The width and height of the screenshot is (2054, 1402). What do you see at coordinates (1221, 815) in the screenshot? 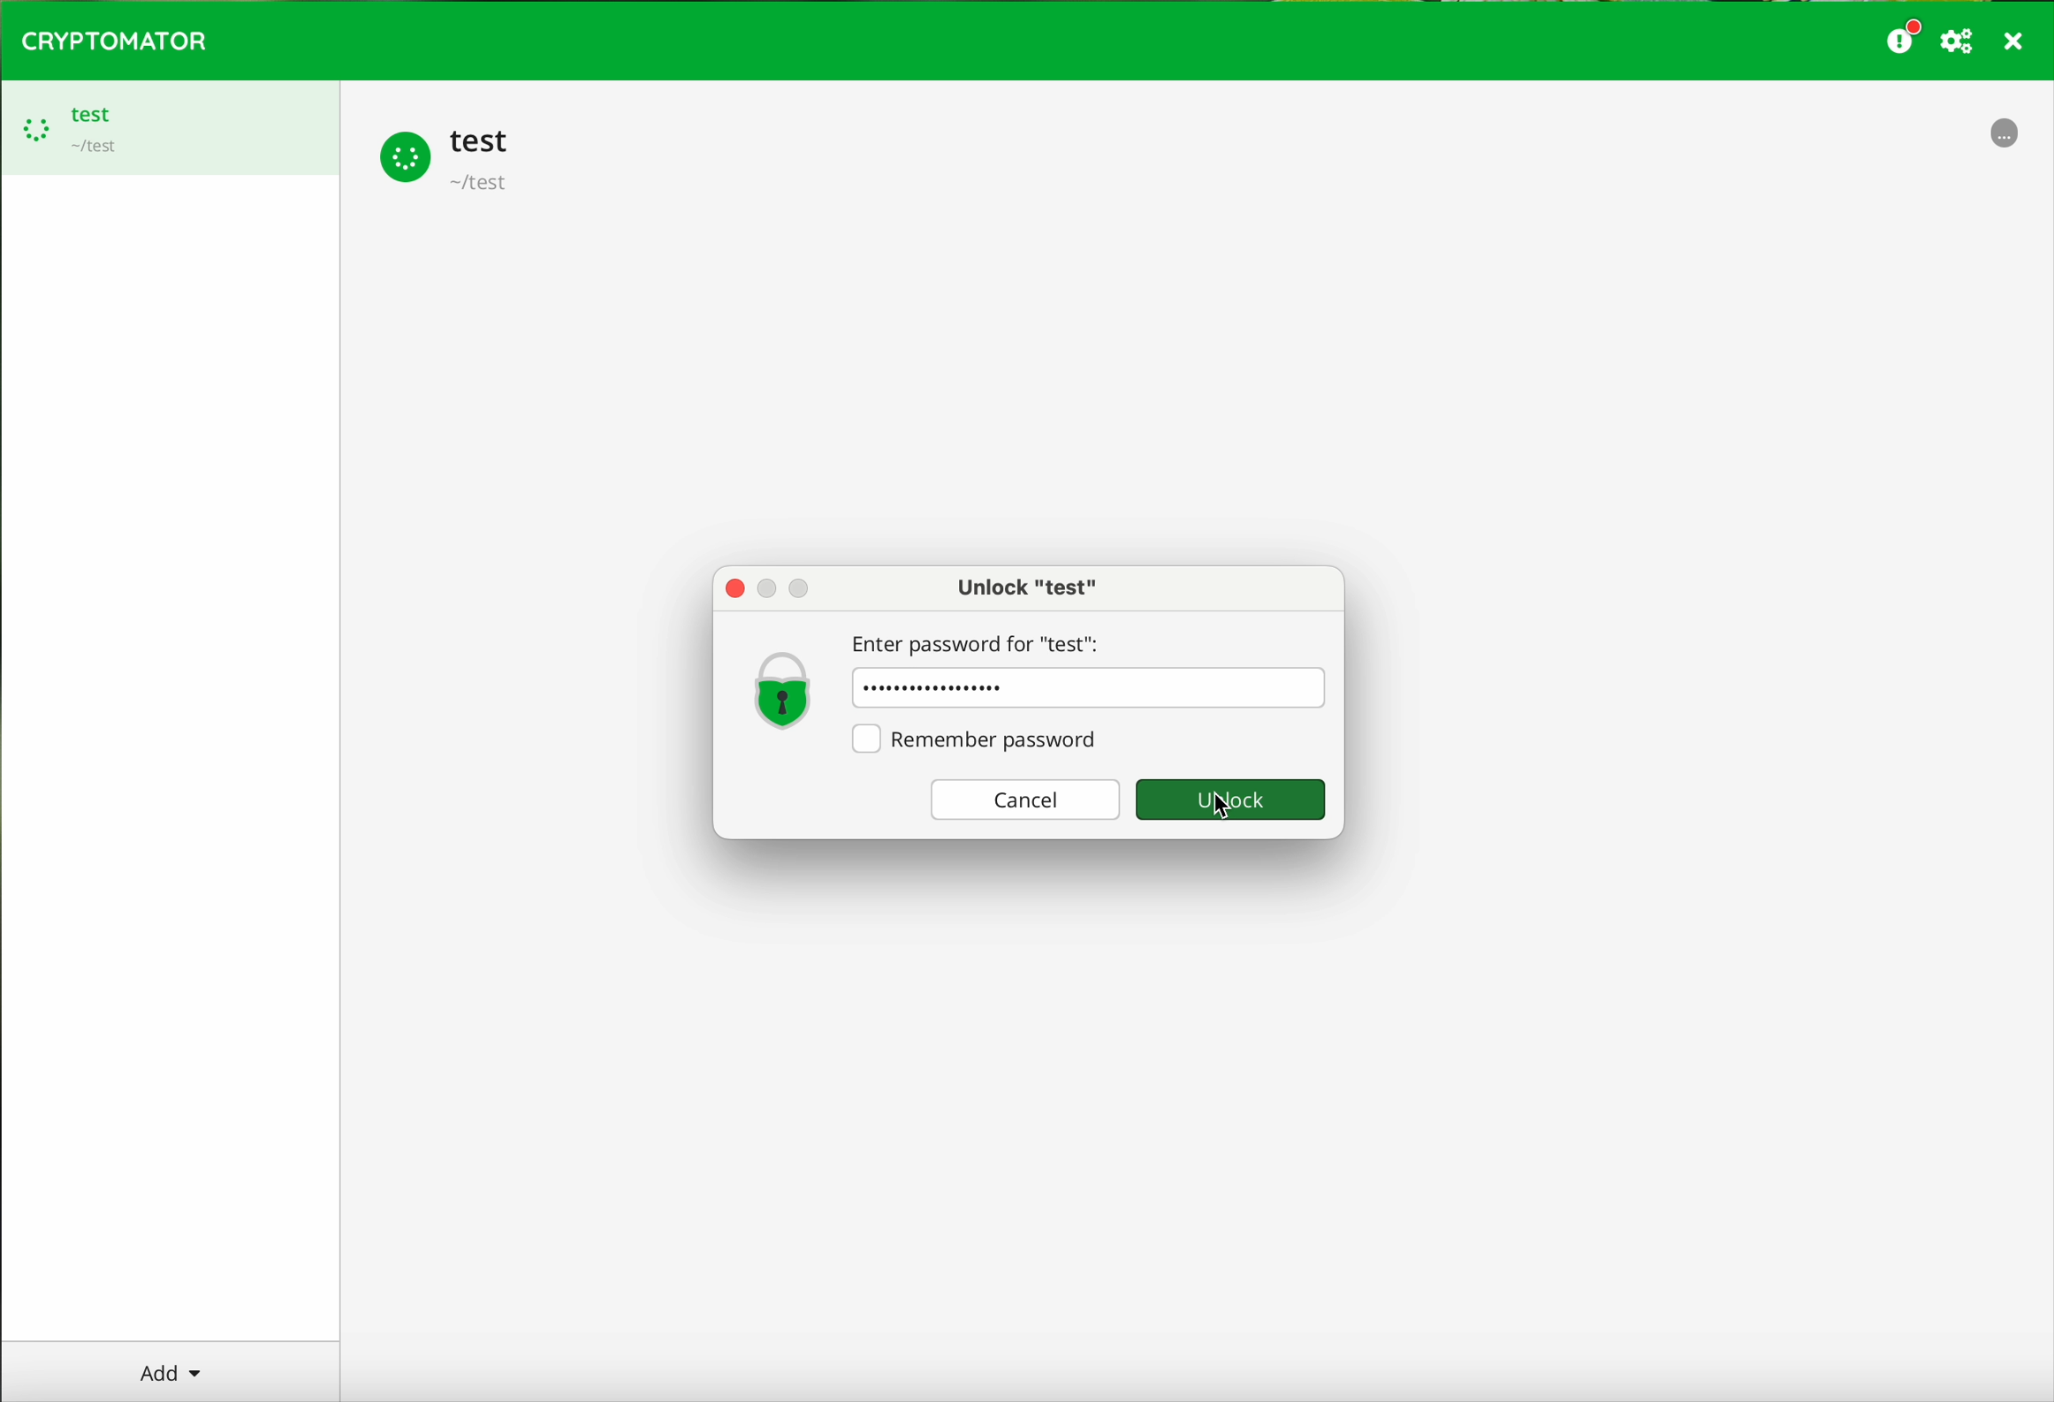
I see `cursor` at bounding box center [1221, 815].